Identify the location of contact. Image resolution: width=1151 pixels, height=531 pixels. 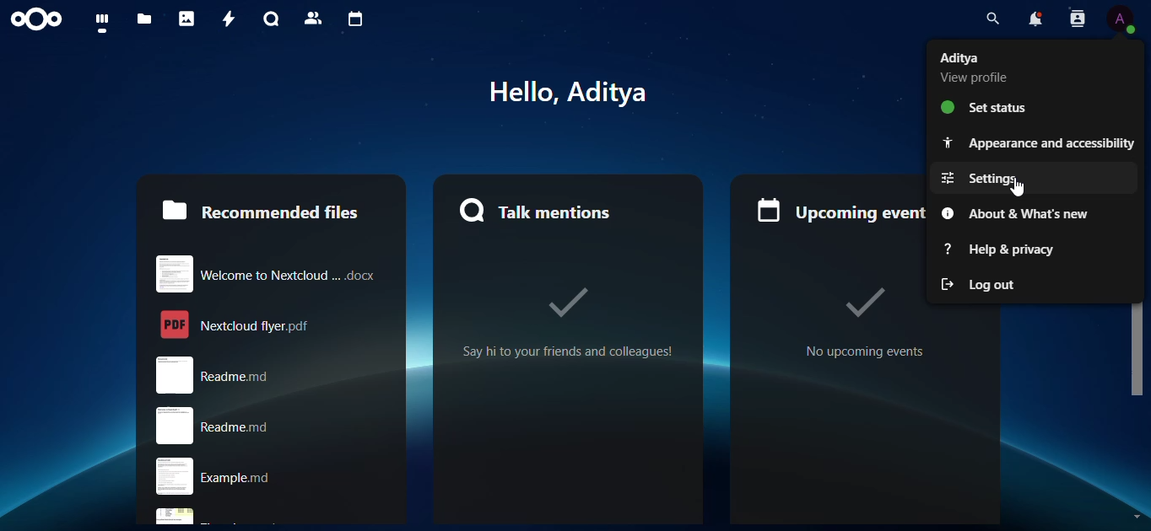
(1076, 20).